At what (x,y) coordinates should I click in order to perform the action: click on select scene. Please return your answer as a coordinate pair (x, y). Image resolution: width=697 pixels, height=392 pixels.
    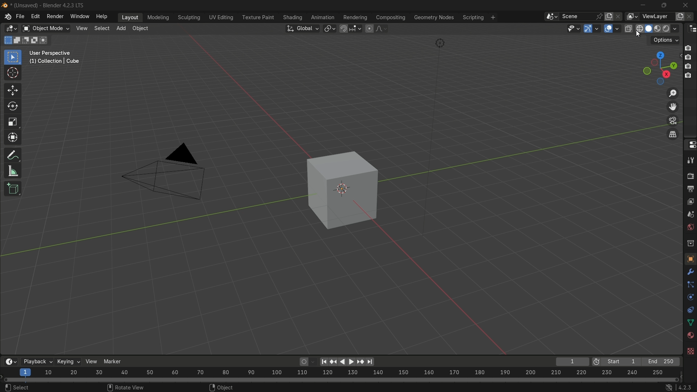
    Looking at the image, I should click on (572, 17).